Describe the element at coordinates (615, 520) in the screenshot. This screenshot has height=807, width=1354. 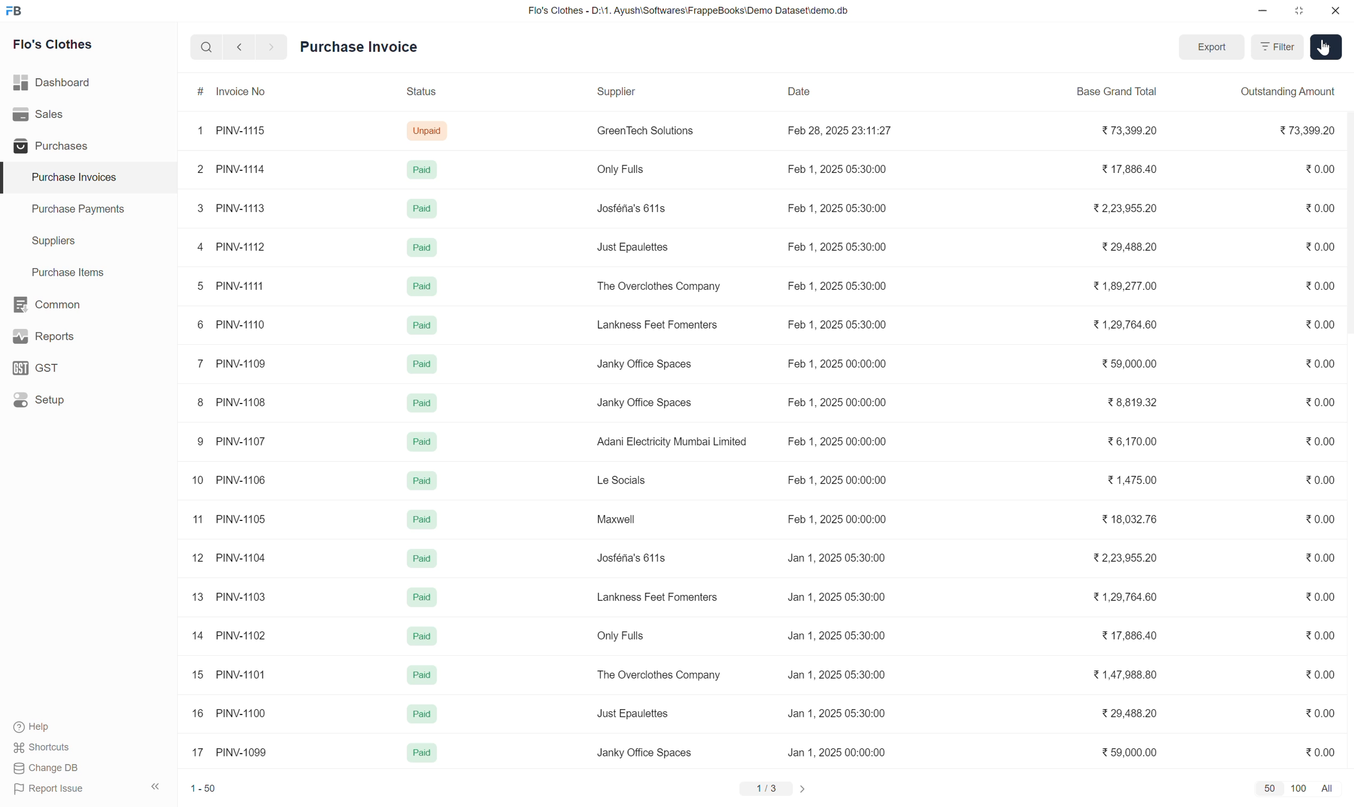
I see `Maxwell` at that location.